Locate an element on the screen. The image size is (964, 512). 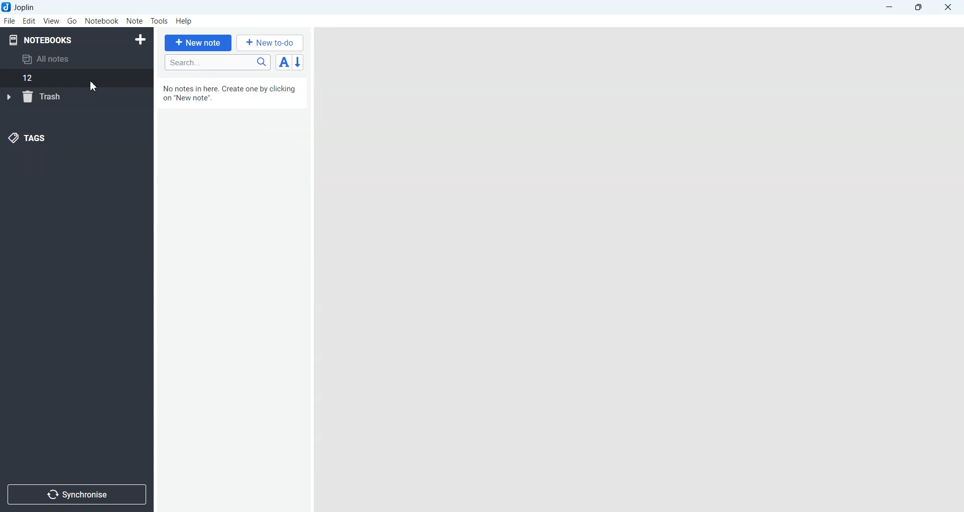
+ New to-do is located at coordinates (271, 42).